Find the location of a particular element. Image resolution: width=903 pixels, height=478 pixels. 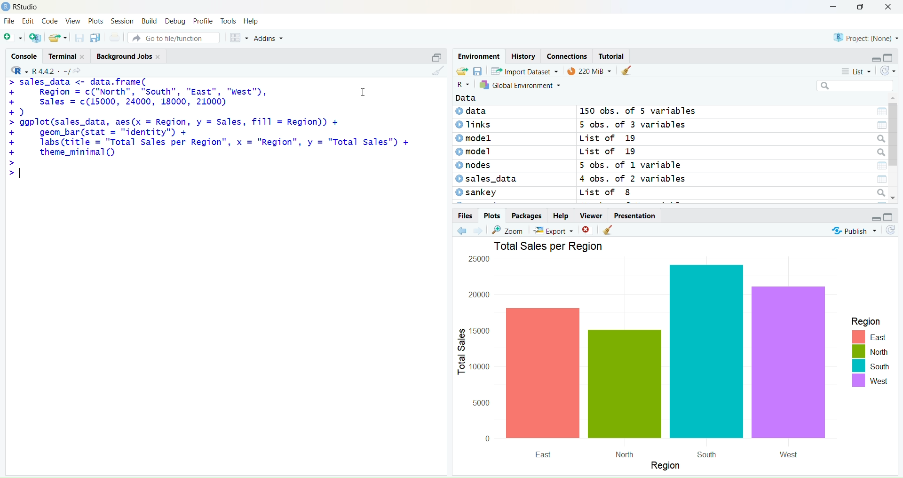

Edit is located at coordinates (27, 22).